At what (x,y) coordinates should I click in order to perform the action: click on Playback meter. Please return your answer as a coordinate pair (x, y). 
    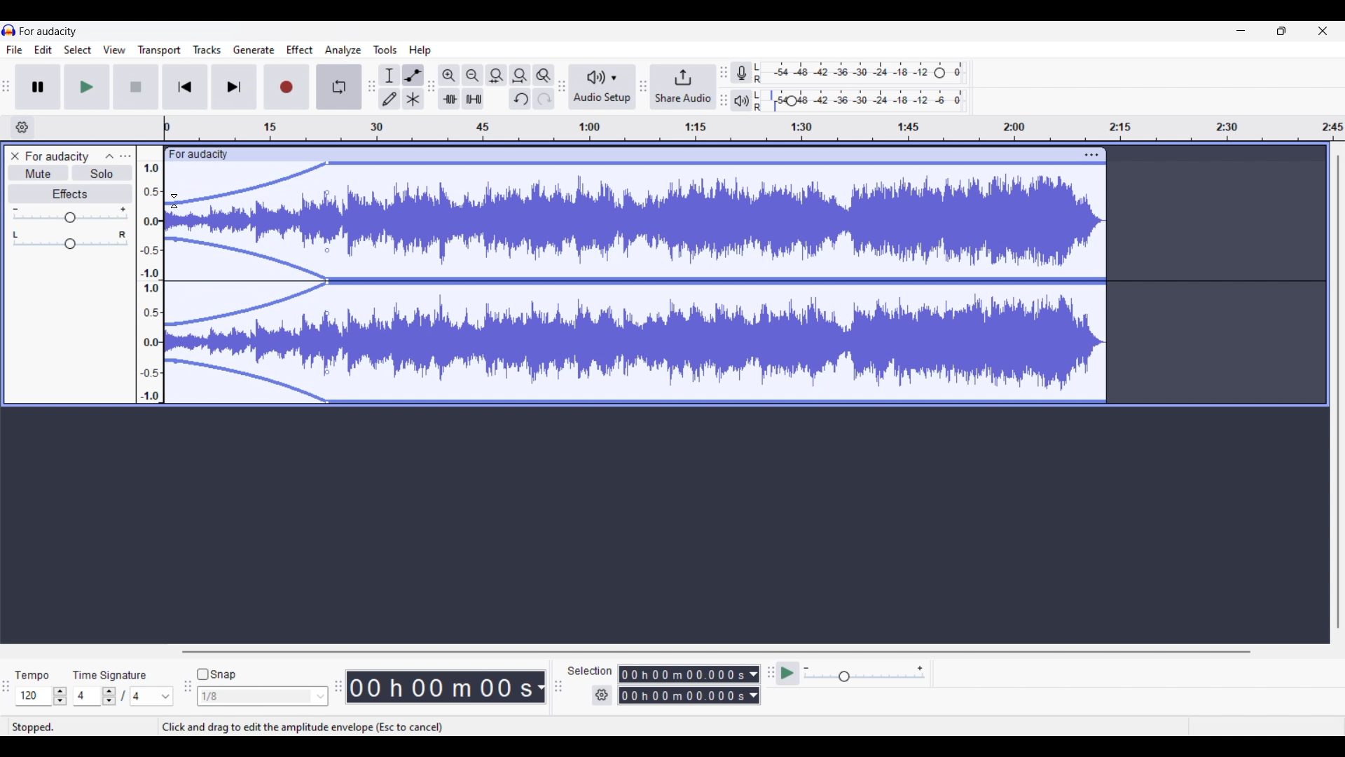
    Looking at the image, I should click on (741, 100).